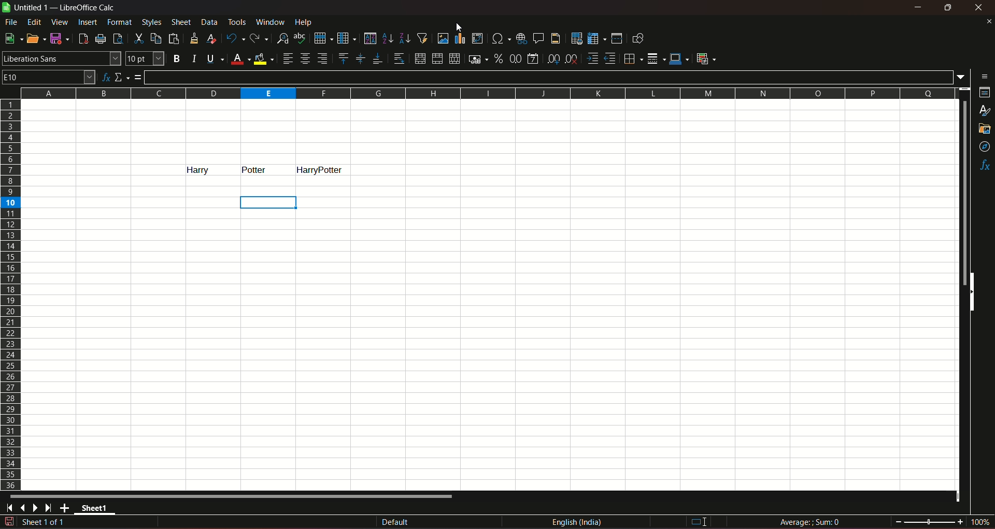 This screenshot has height=529, width=995. I want to click on sort, so click(369, 38).